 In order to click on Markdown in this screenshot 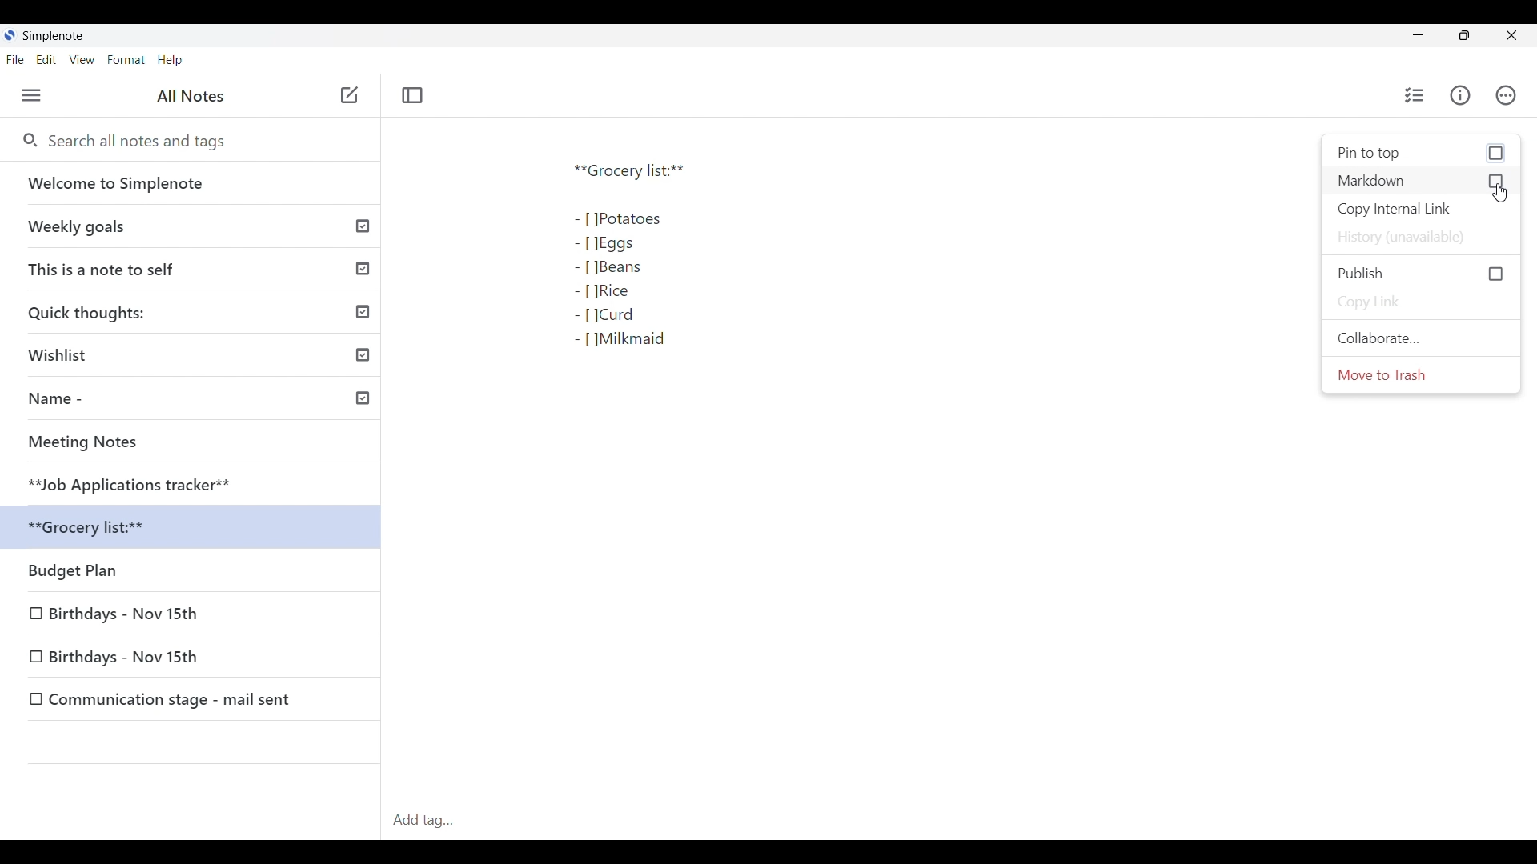, I will do `click(1421, 180)`.